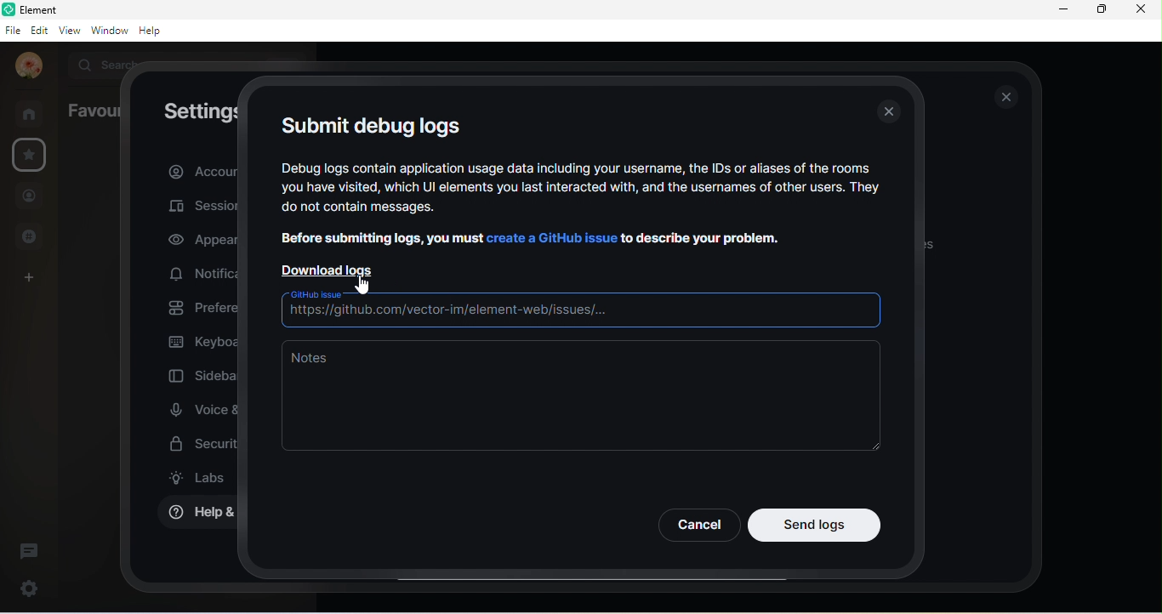 The width and height of the screenshot is (1162, 614). Describe the element at coordinates (151, 31) in the screenshot. I see `help` at that location.